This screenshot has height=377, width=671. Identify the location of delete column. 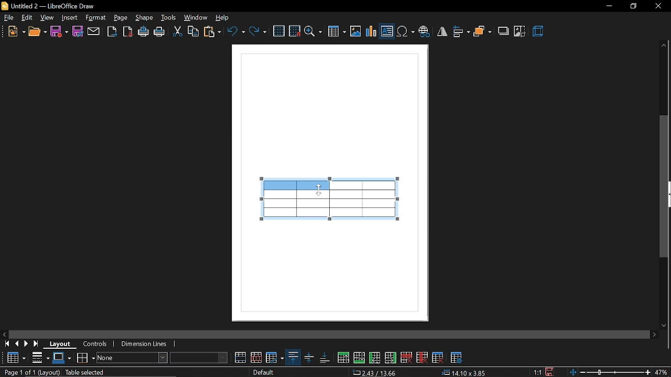
(422, 358).